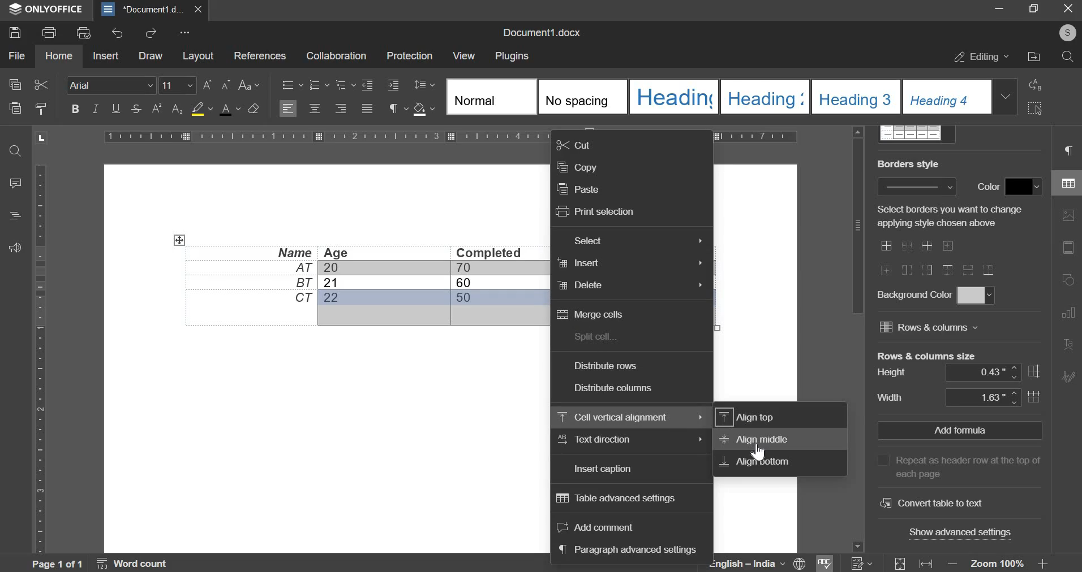 The width and height of the screenshot is (1082, 572). What do you see at coordinates (914, 188) in the screenshot?
I see `border width` at bounding box center [914, 188].